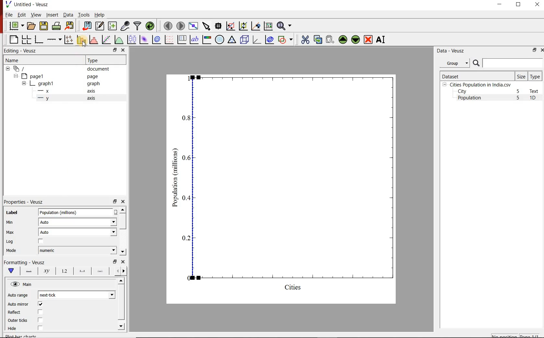  Describe the element at coordinates (230, 26) in the screenshot. I see `click or draw a rectangle to zoom graph indexes` at that location.